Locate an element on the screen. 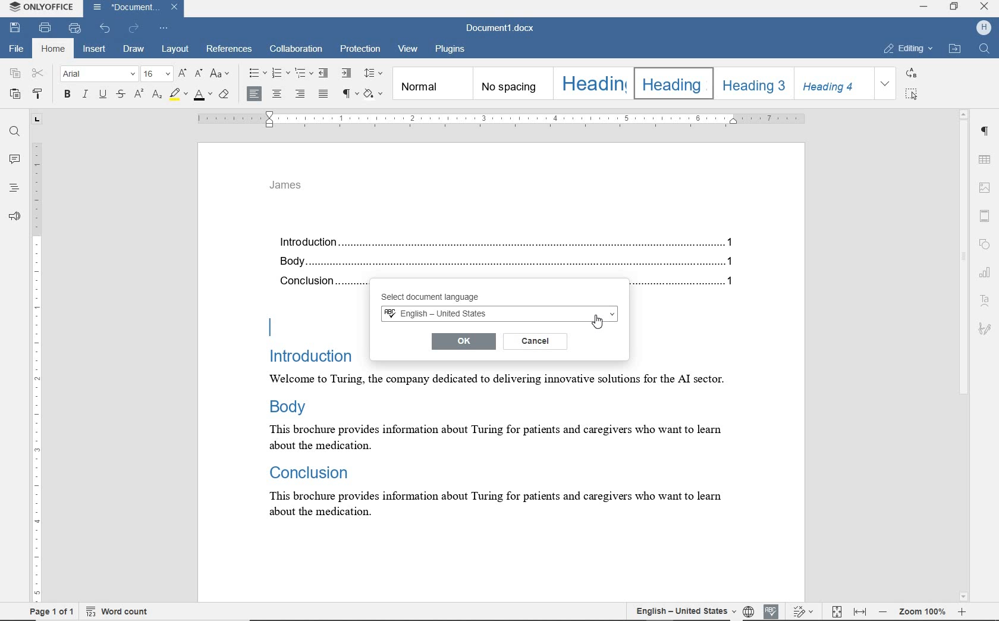  subscript is located at coordinates (156, 95).